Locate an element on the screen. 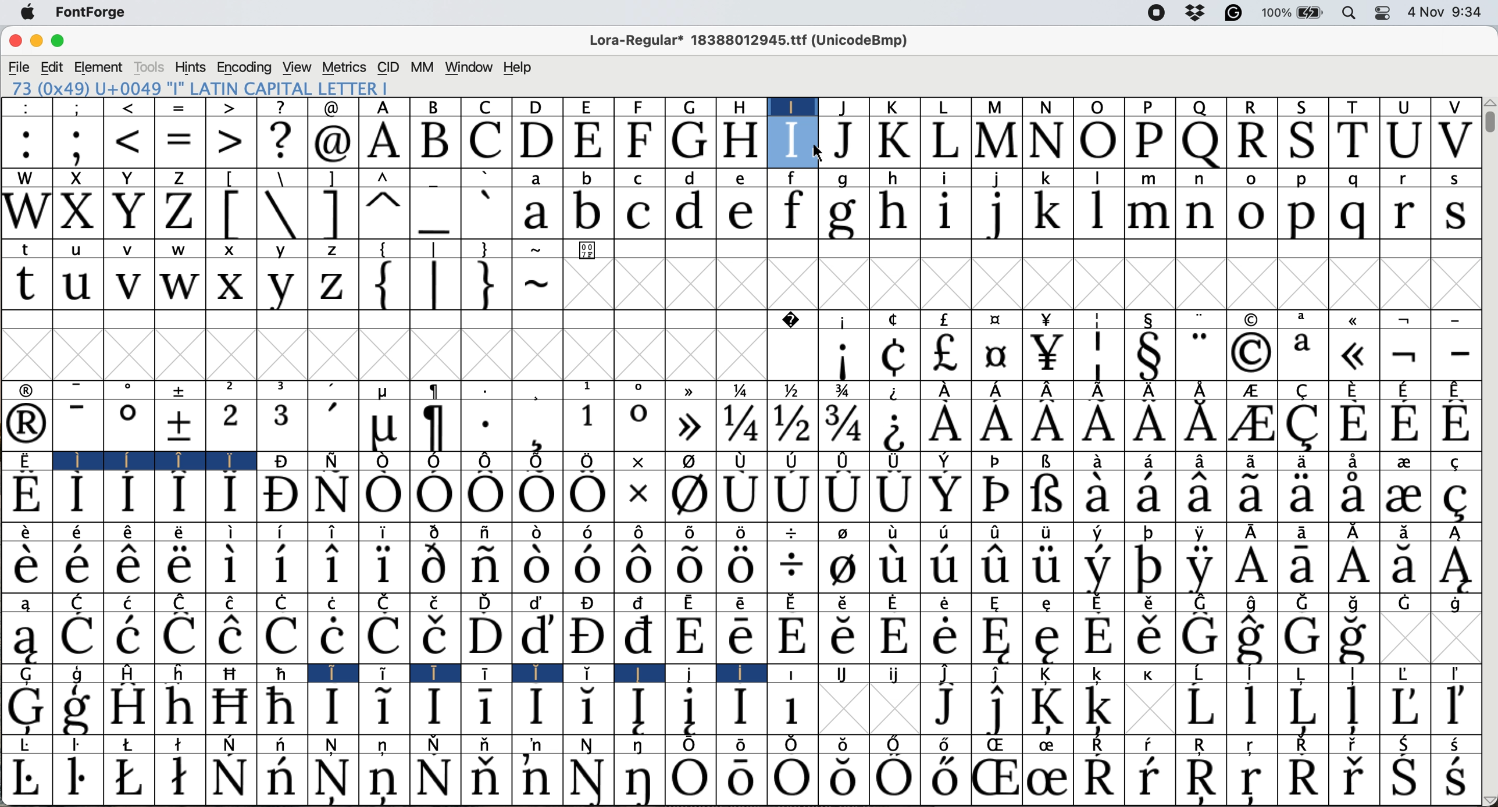  x is located at coordinates (638, 463).